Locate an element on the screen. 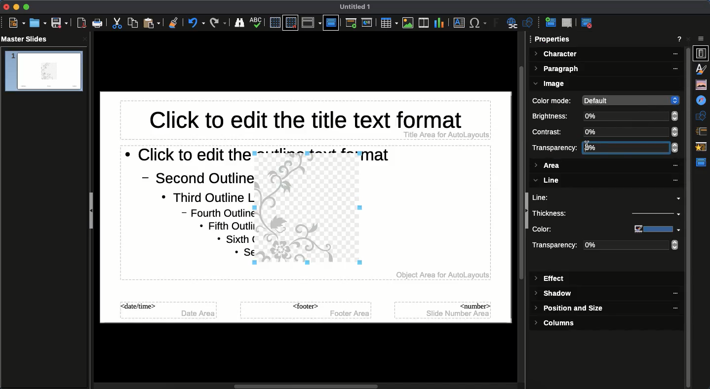 The image size is (710, 389). Navigator is located at coordinates (702, 101).